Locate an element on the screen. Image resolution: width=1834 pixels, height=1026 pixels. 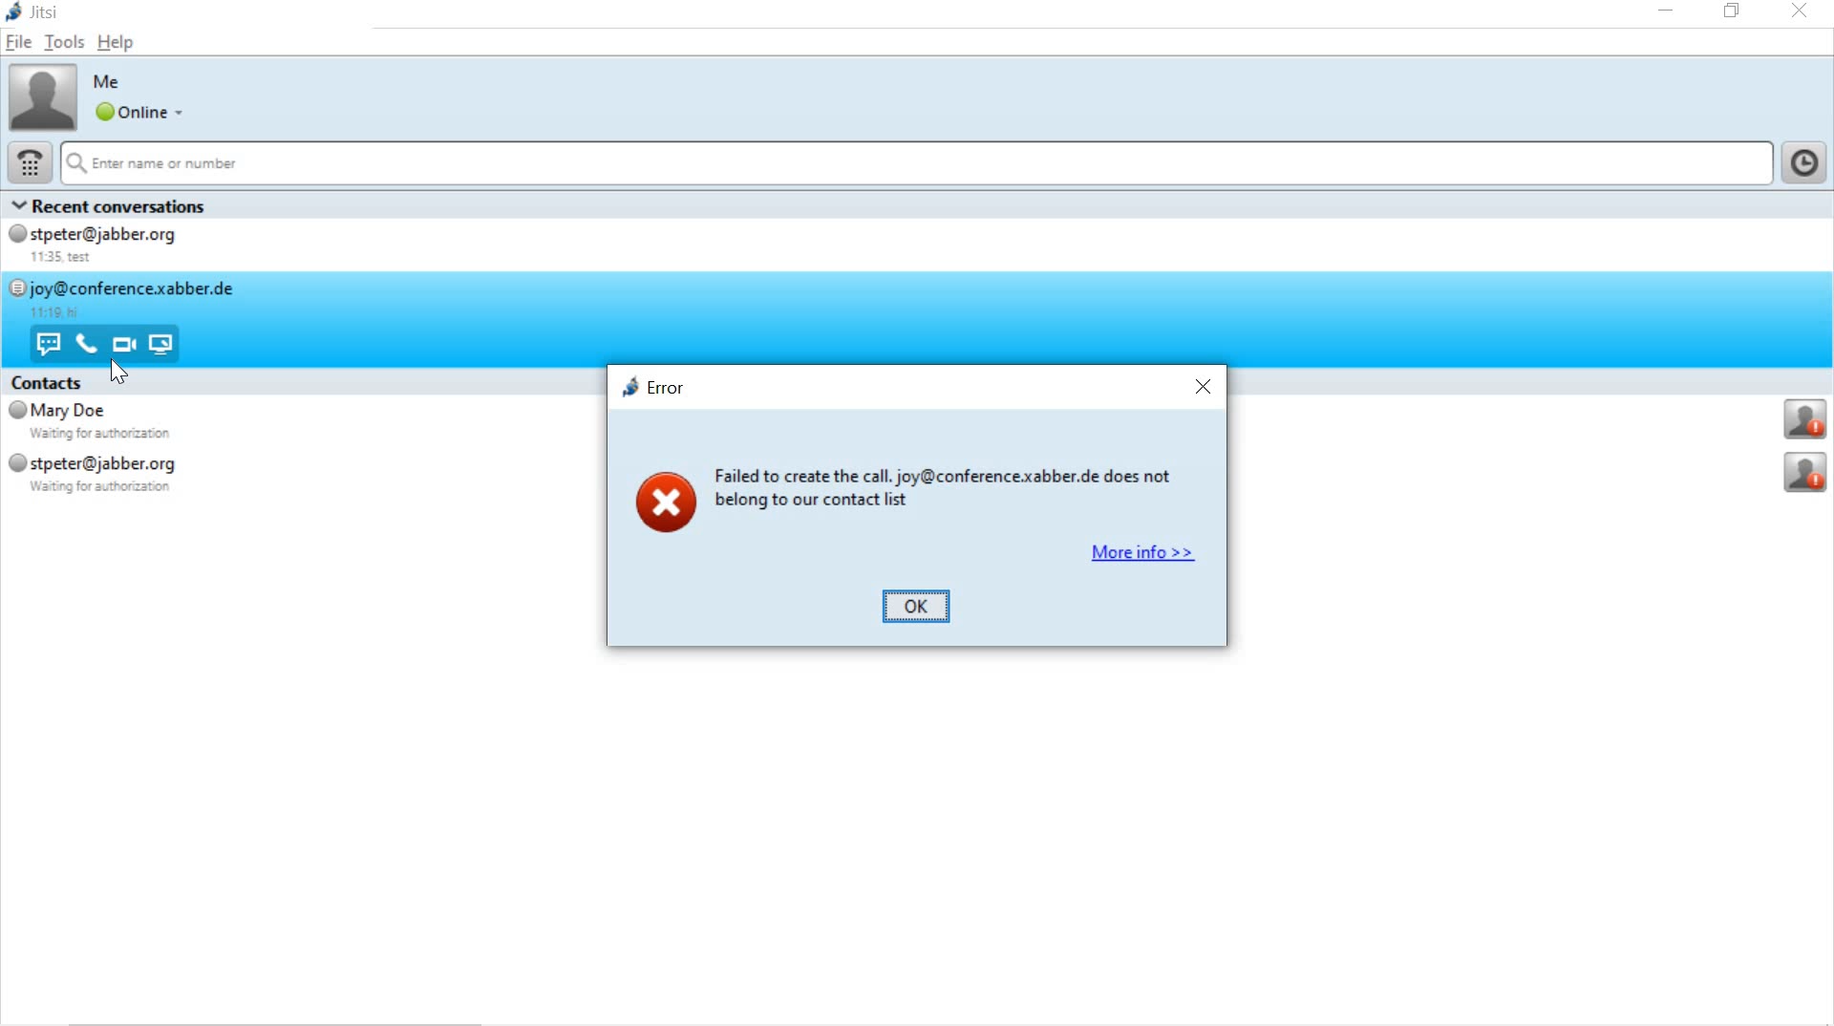
dial pad is located at coordinates (26, 163).